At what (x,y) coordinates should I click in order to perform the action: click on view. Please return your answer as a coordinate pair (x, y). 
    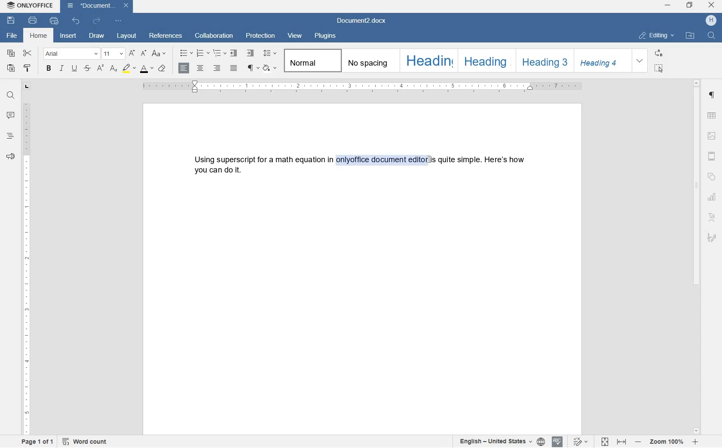
    Looking at the image, I should click on (295, 35).